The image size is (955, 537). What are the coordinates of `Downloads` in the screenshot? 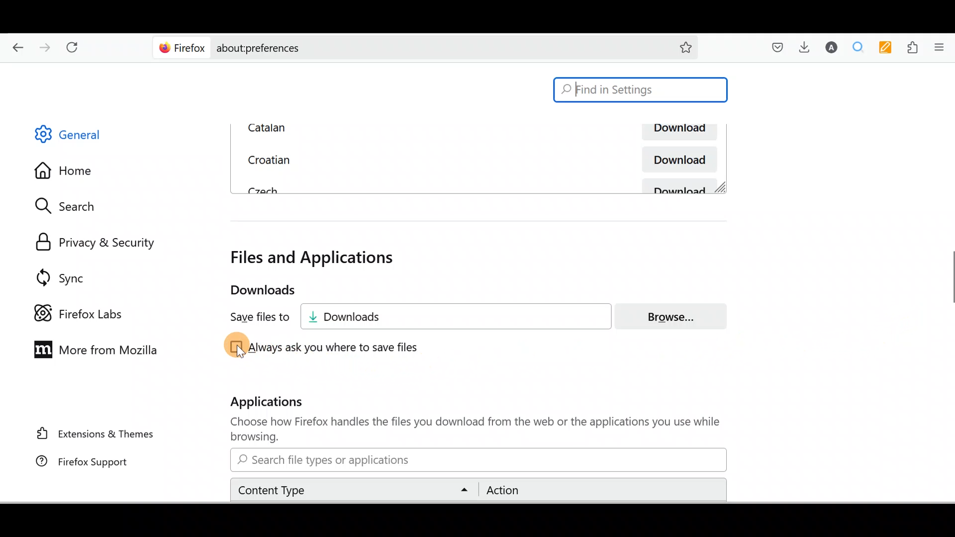 It's located at (807, 49).